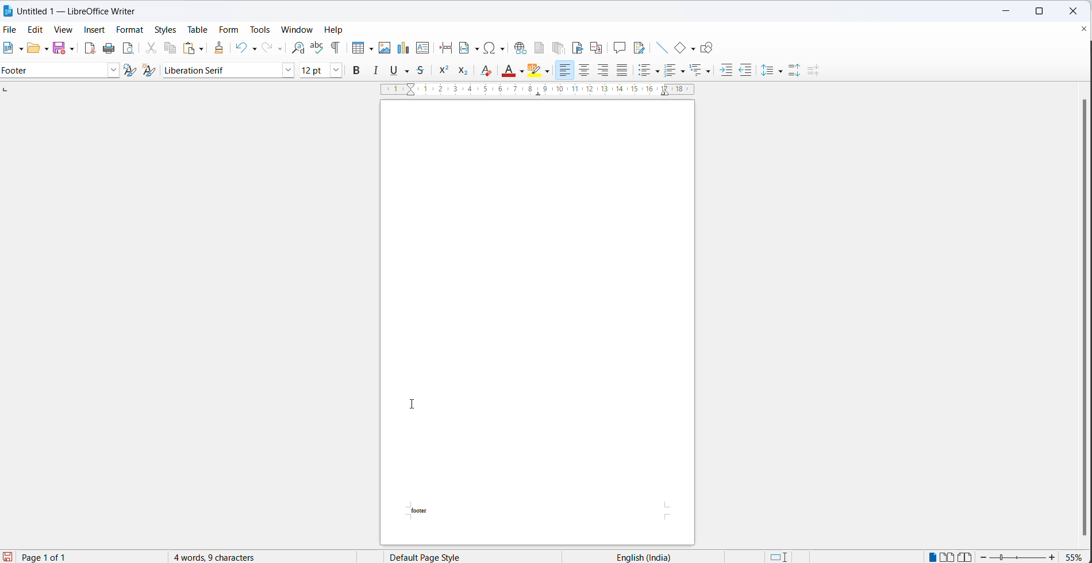  Describe the element at coordinates (620, 47) in the screenshot. I see `insert comments` at that location.